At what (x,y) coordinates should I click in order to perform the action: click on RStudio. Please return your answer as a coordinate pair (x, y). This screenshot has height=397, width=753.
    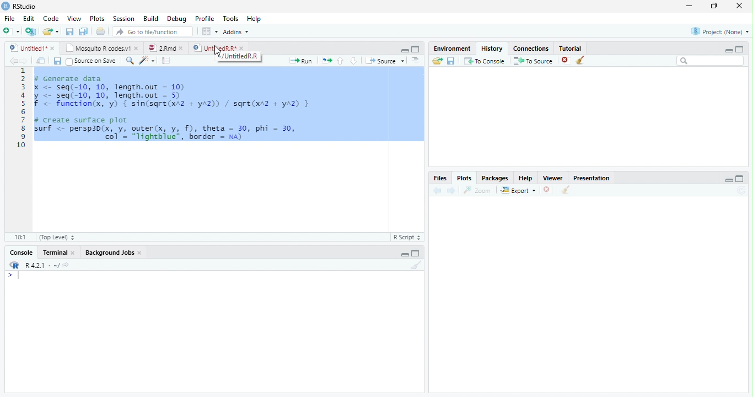
    Looking at the image, I should click on (19, 6).